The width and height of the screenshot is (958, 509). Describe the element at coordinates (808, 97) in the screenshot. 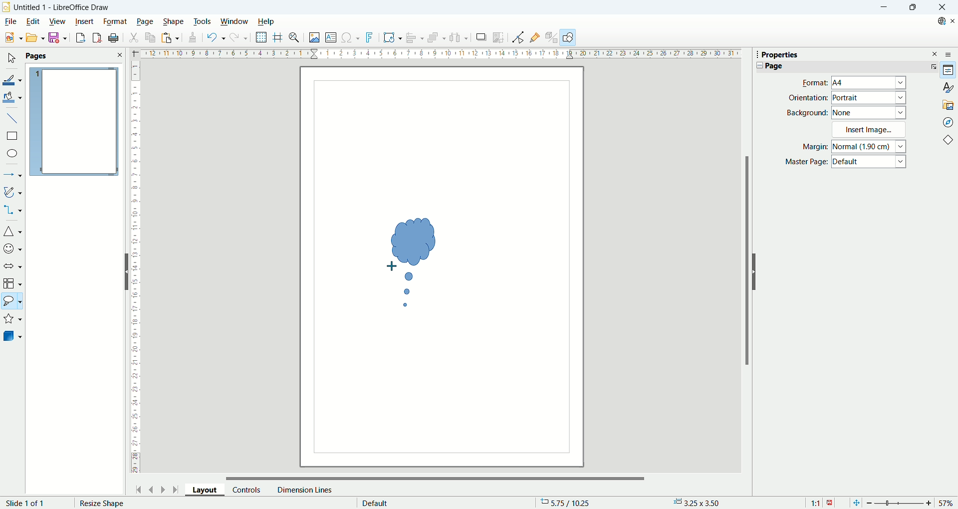

I see `Orientaion` at that location.